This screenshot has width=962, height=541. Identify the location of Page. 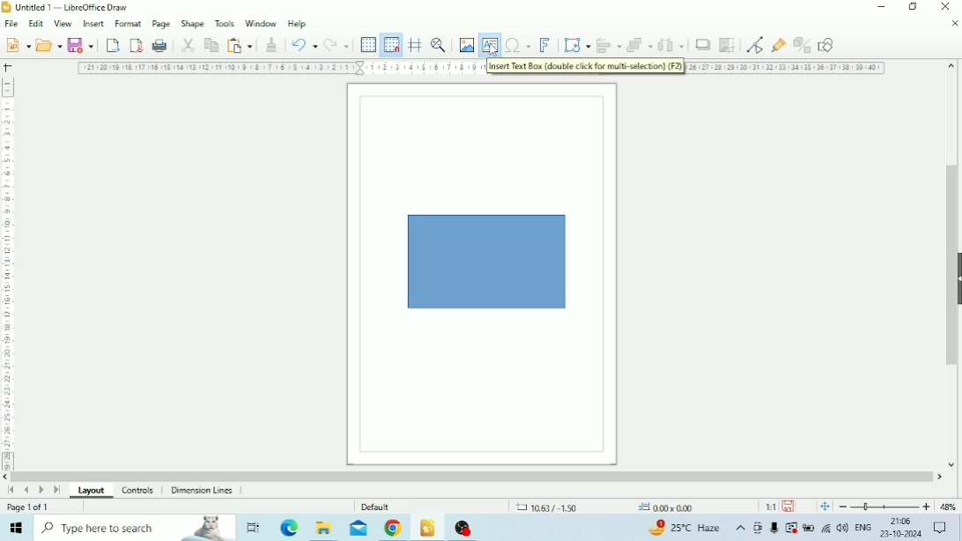
(160, 23).